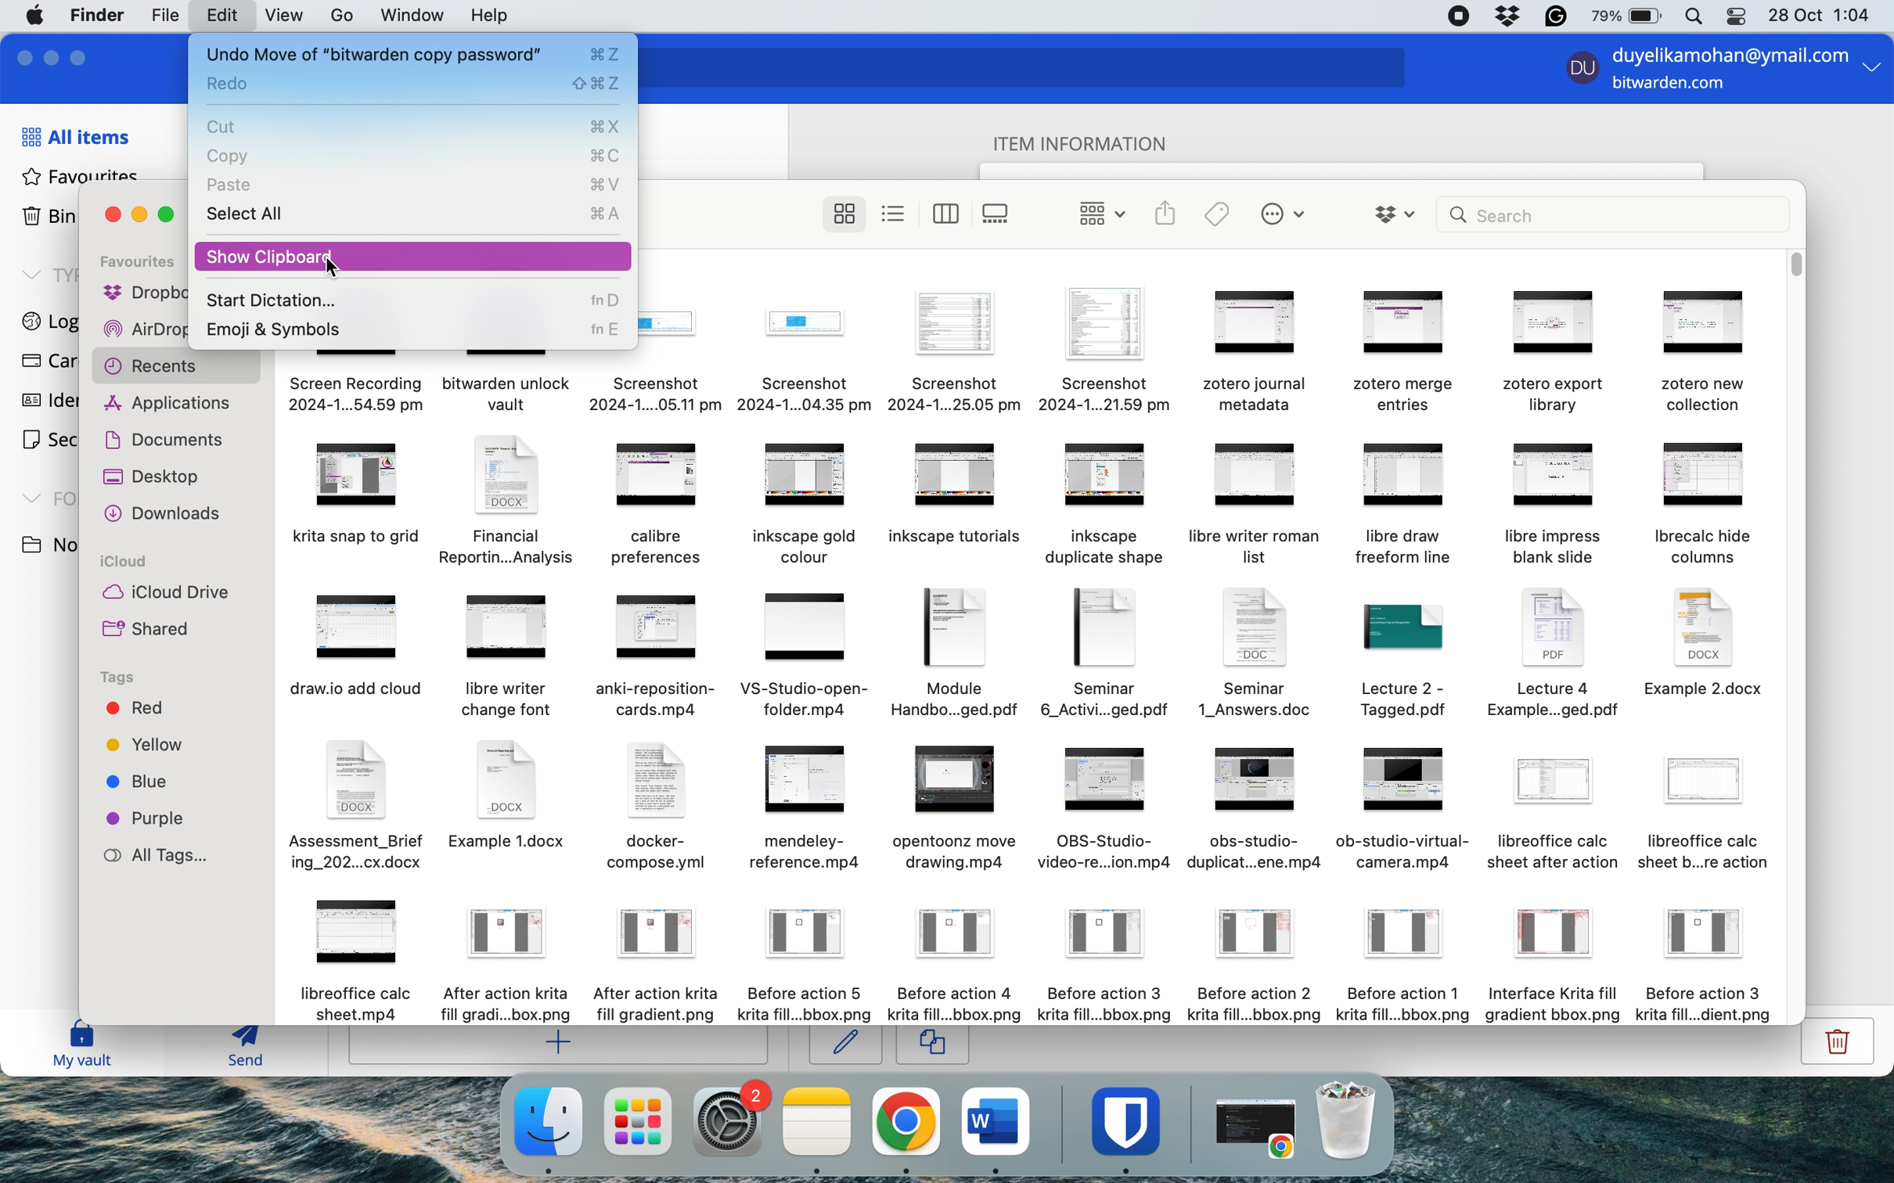 Image resolution: width=1894 pixels, height=1183 pixels. What do you see at coordinates (151, 631) in the screenshot?
I see `shared` at bounding box center [151, 631].